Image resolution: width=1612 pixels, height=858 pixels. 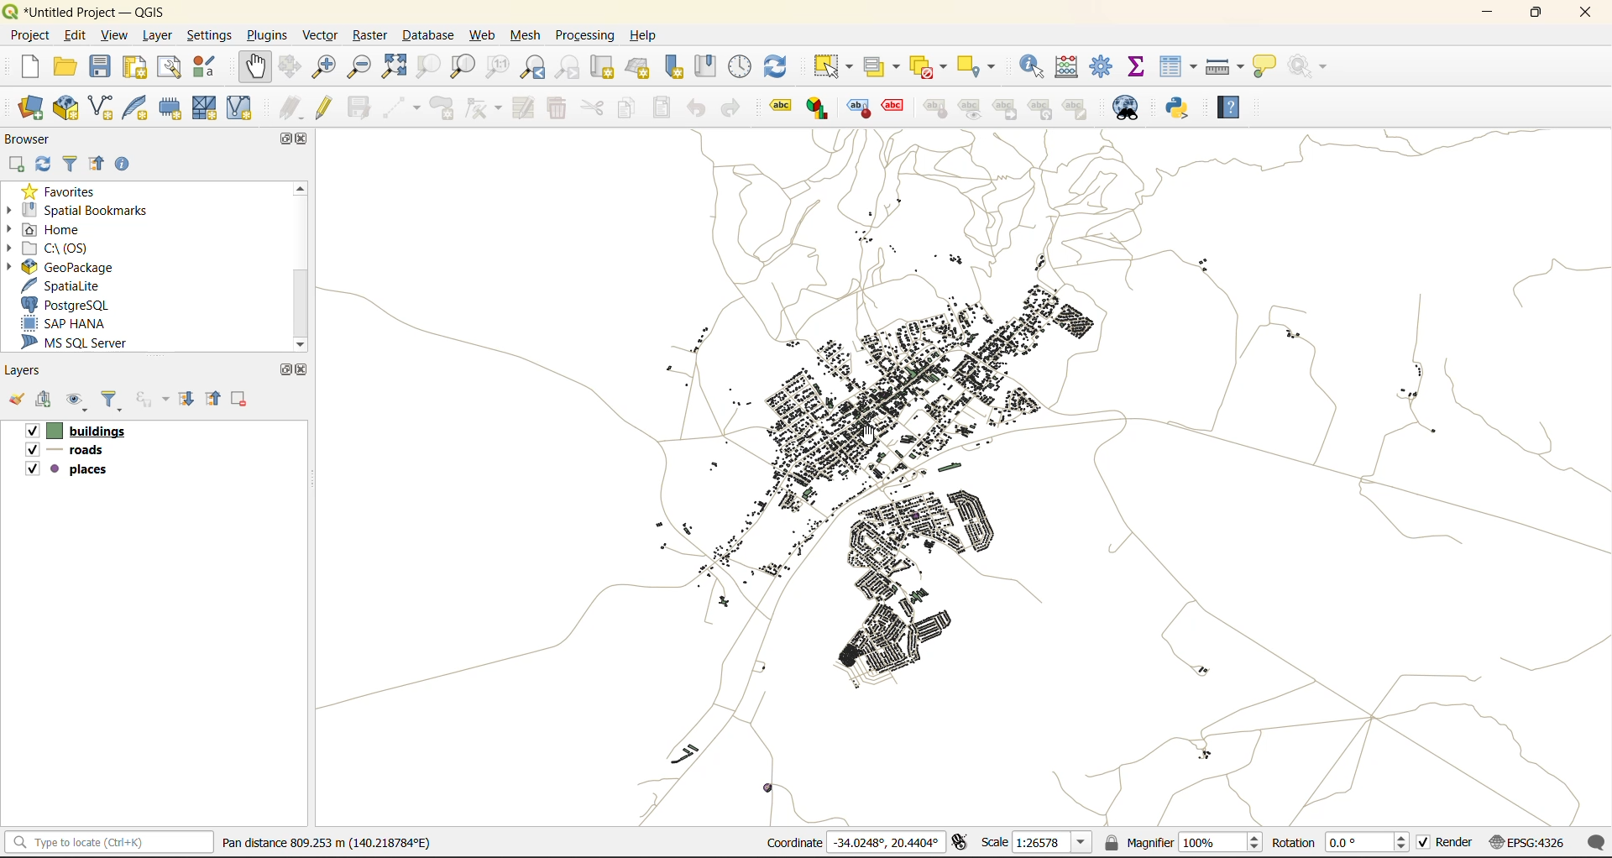 I want to click on filter, so click(x=75, y=163).